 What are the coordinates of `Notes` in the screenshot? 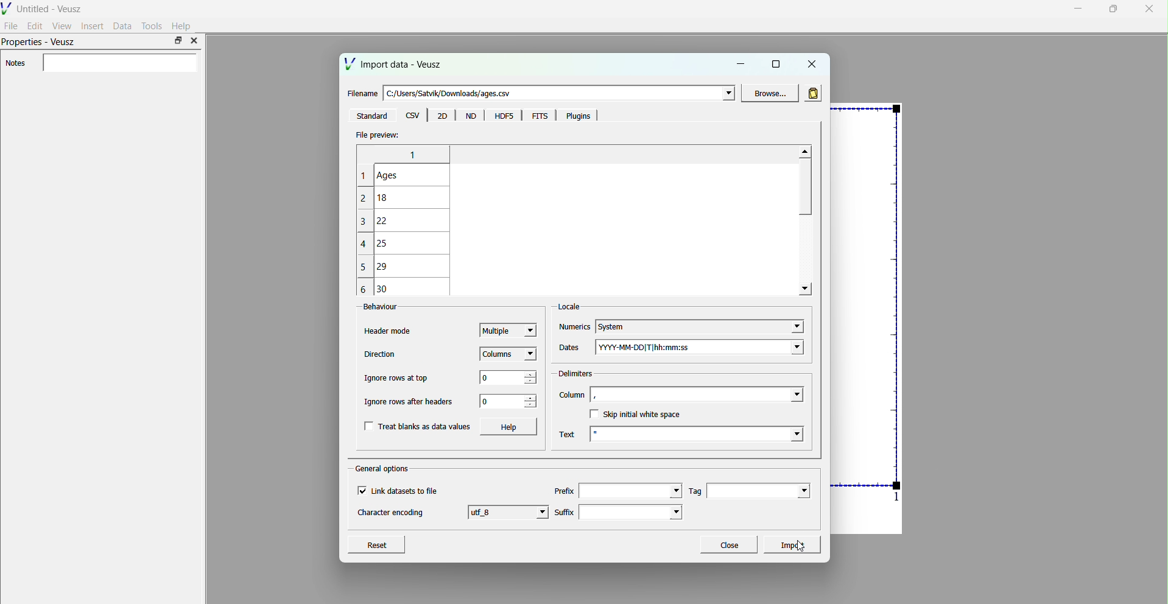 It's located at (15, 63).